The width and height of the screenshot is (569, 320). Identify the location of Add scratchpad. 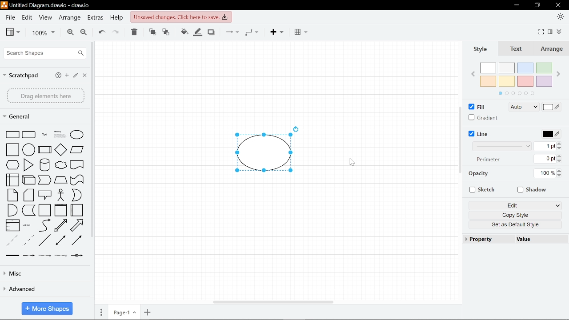
(68, 75).